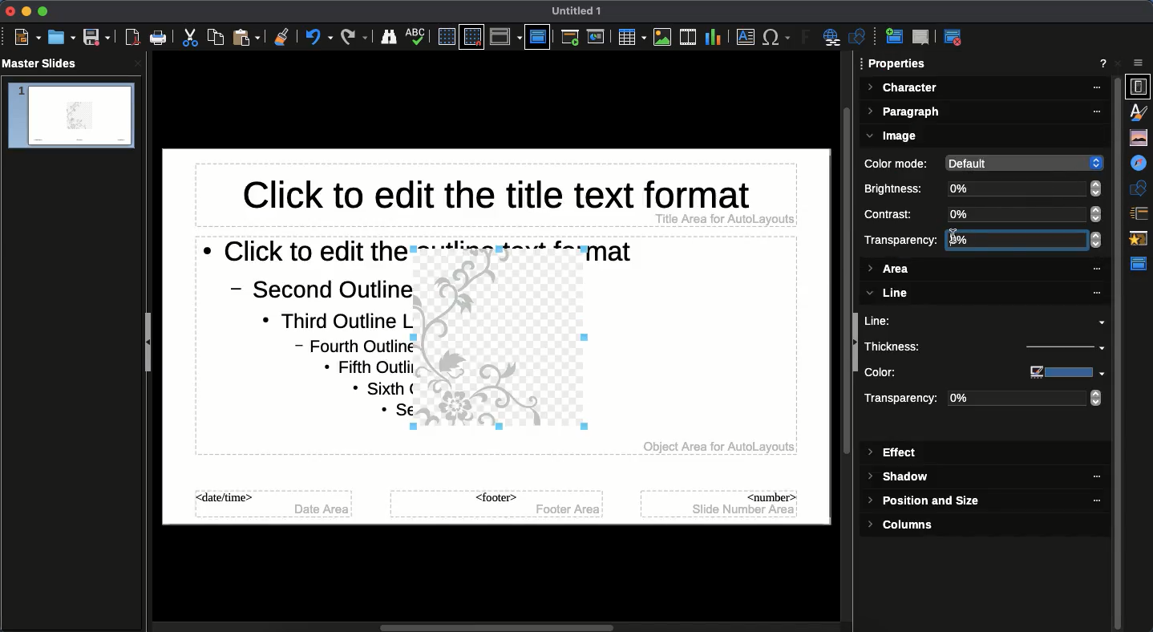  I want to click on Master slide date time, so click(274, 507).